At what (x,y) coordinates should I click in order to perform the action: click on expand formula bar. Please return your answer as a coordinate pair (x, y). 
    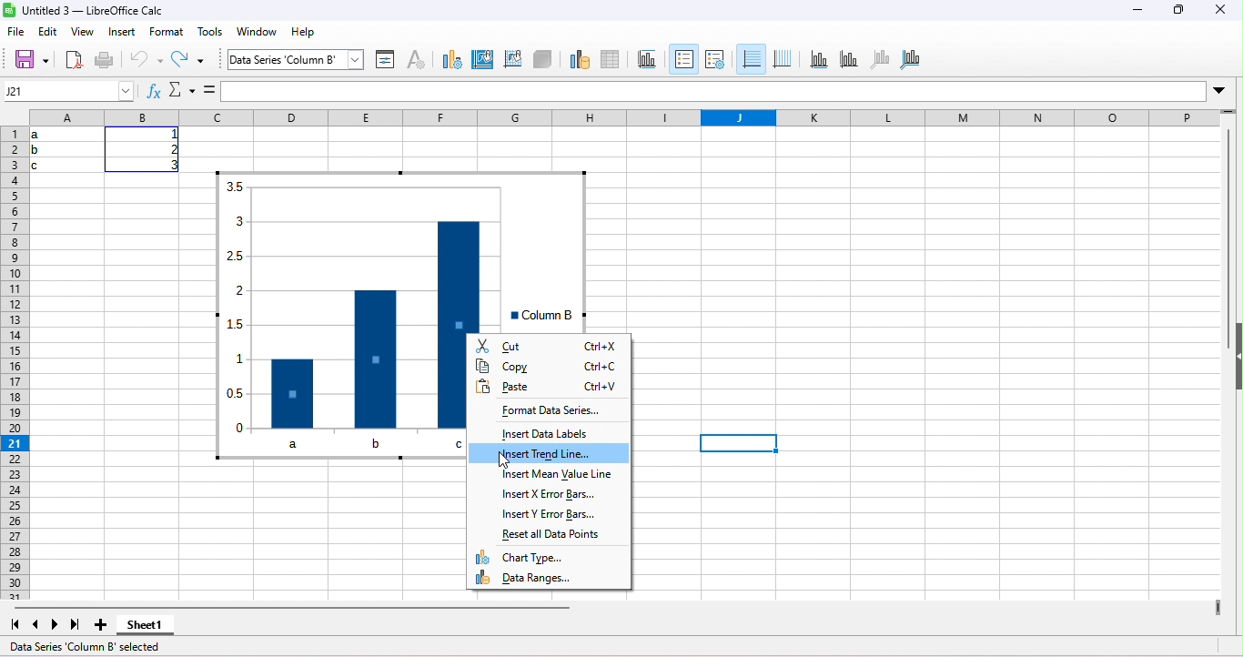
    Looking at the image, I should click on (1225, 89).